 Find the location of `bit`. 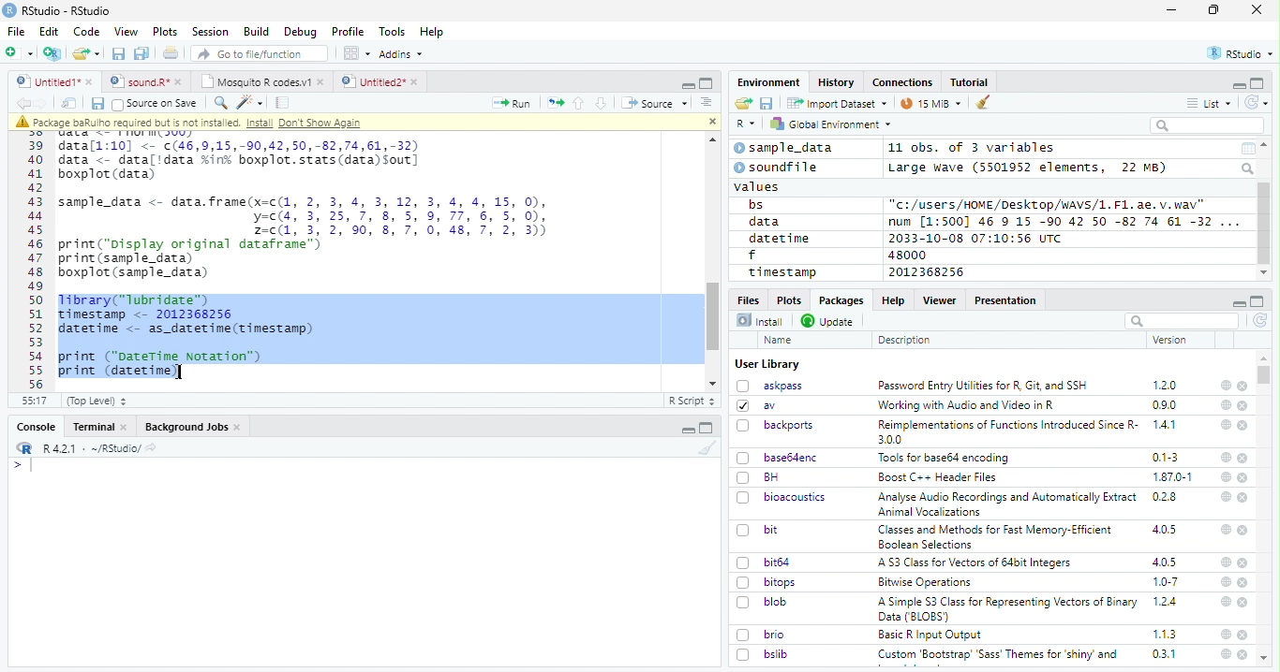

bit is located at coordinates (758, 531).